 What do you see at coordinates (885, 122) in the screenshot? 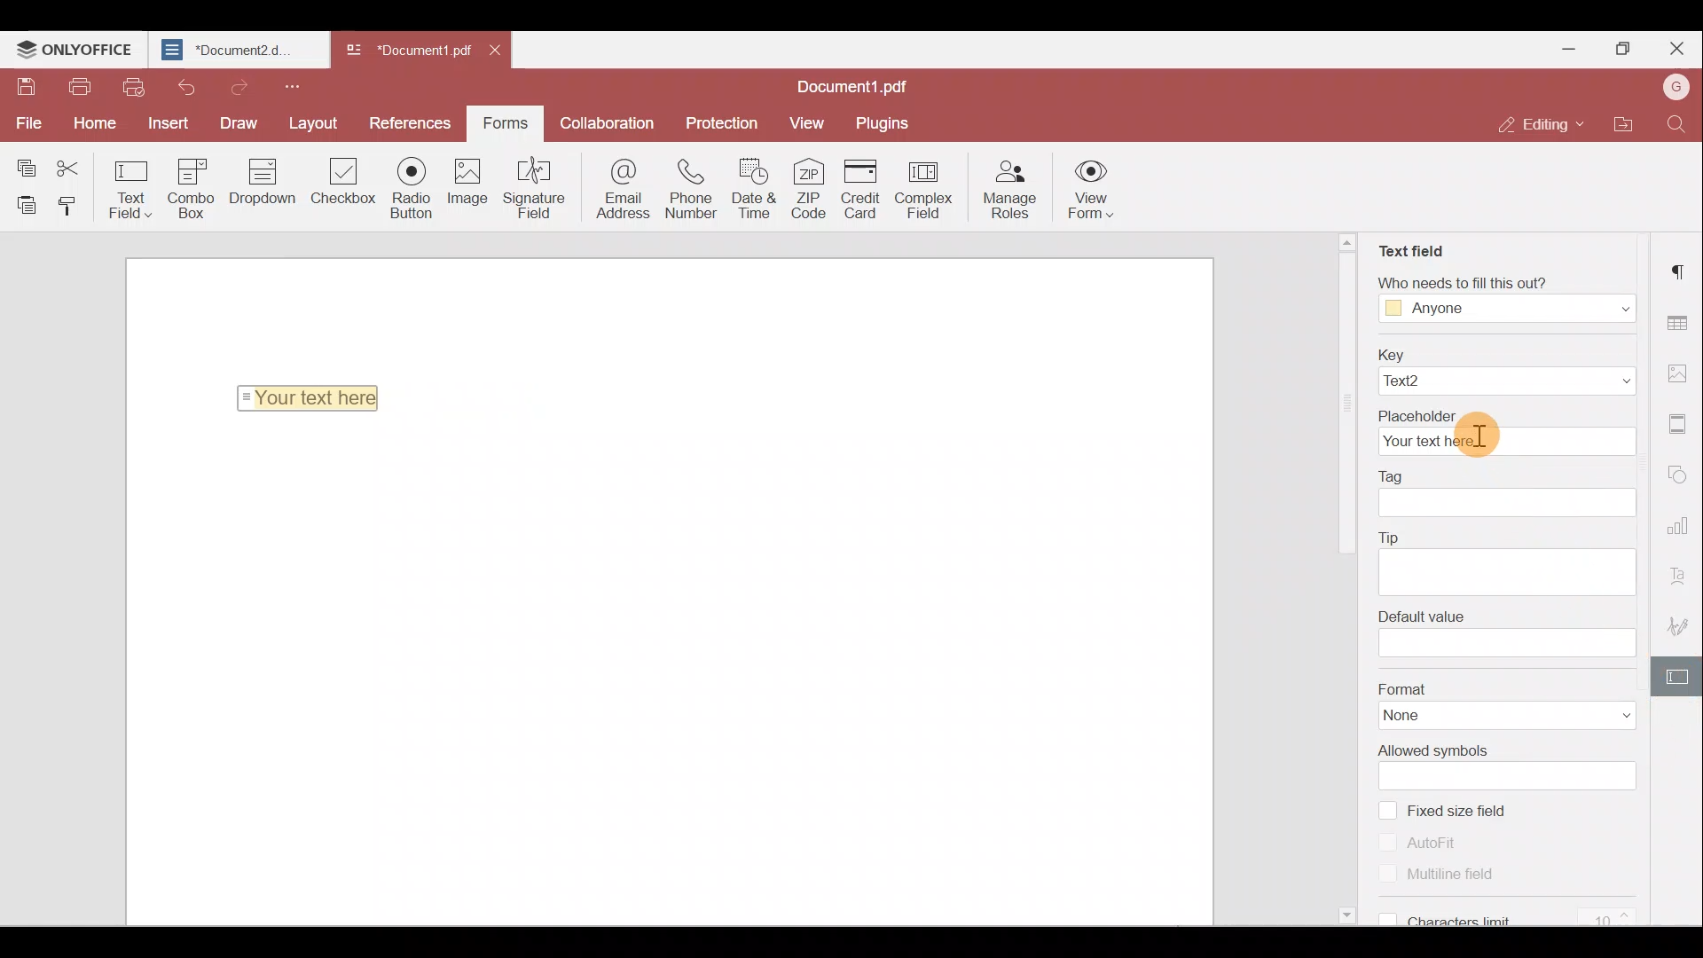
I see `Plugins` at bounding box center [885, 122].